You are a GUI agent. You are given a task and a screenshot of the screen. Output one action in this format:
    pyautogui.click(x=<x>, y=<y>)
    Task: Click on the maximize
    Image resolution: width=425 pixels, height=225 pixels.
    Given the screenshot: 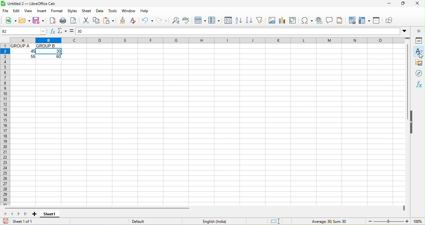 What is the action you would take?
    pyautogui.click(x=403, y=4)
    